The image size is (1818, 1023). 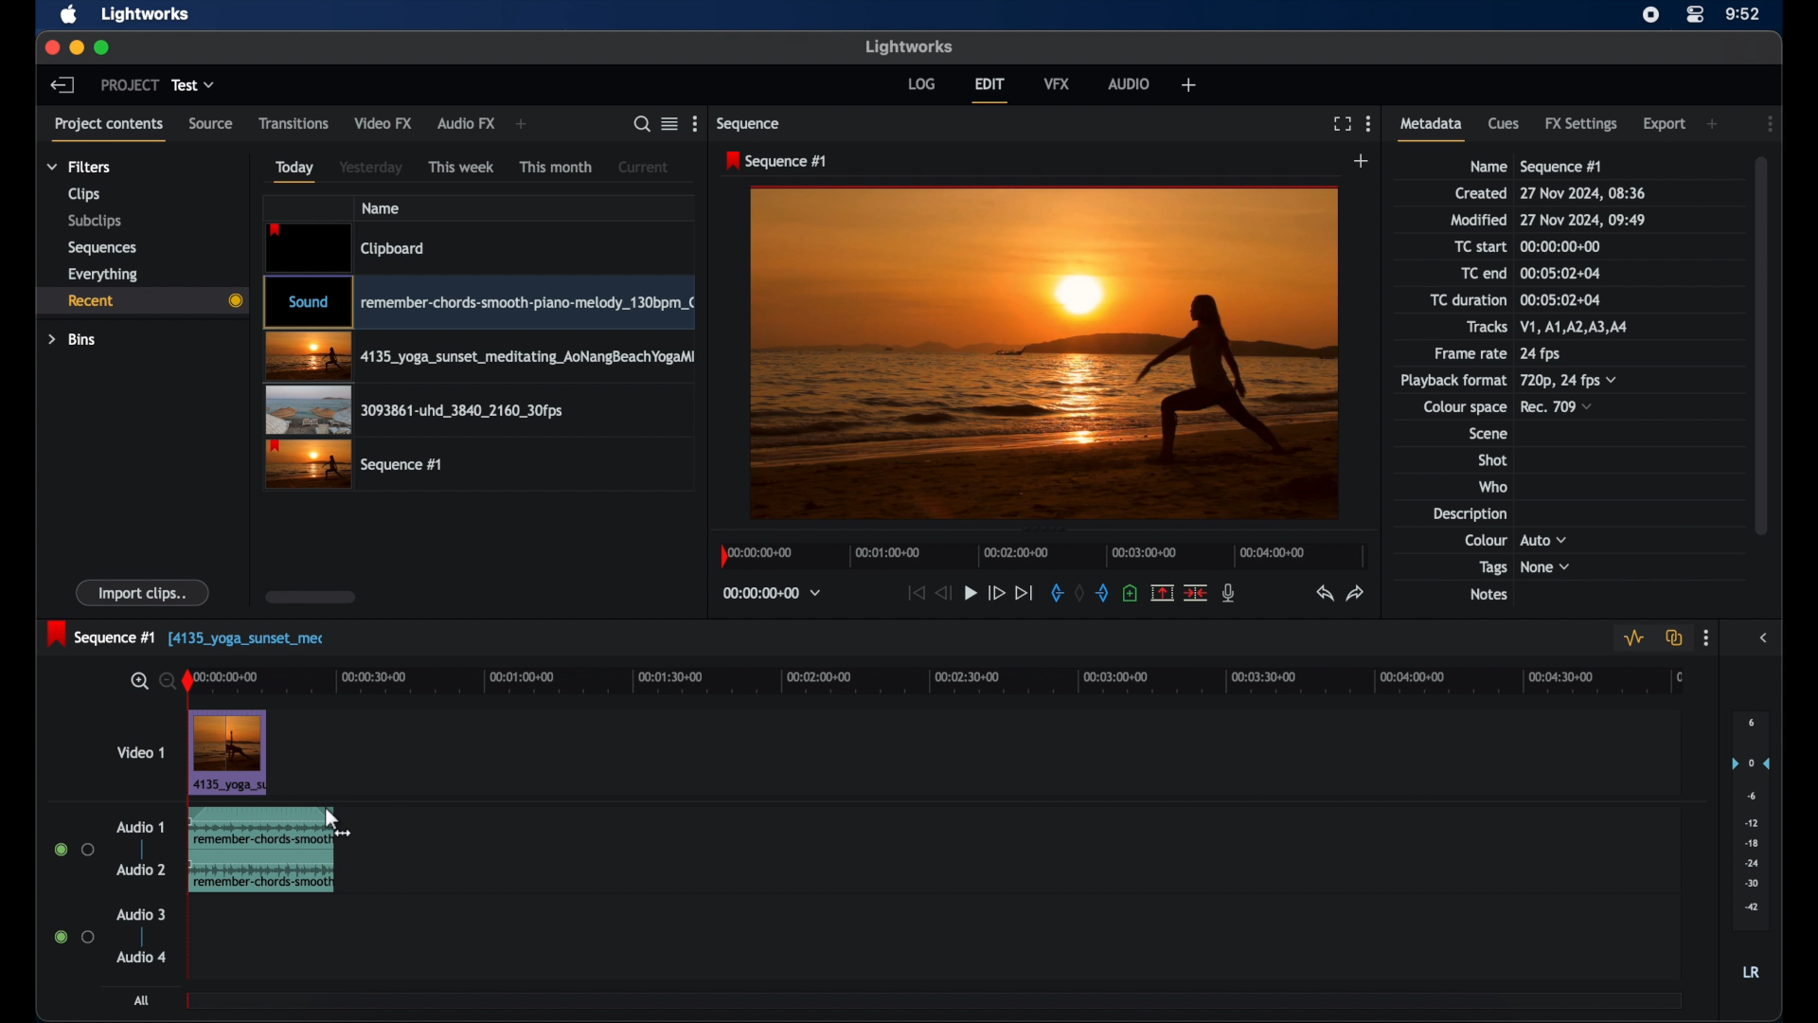 What do you see at coordinates (1763, 638) in the screenshot?
I see `sidebar` at bounding box center [1763, 638].